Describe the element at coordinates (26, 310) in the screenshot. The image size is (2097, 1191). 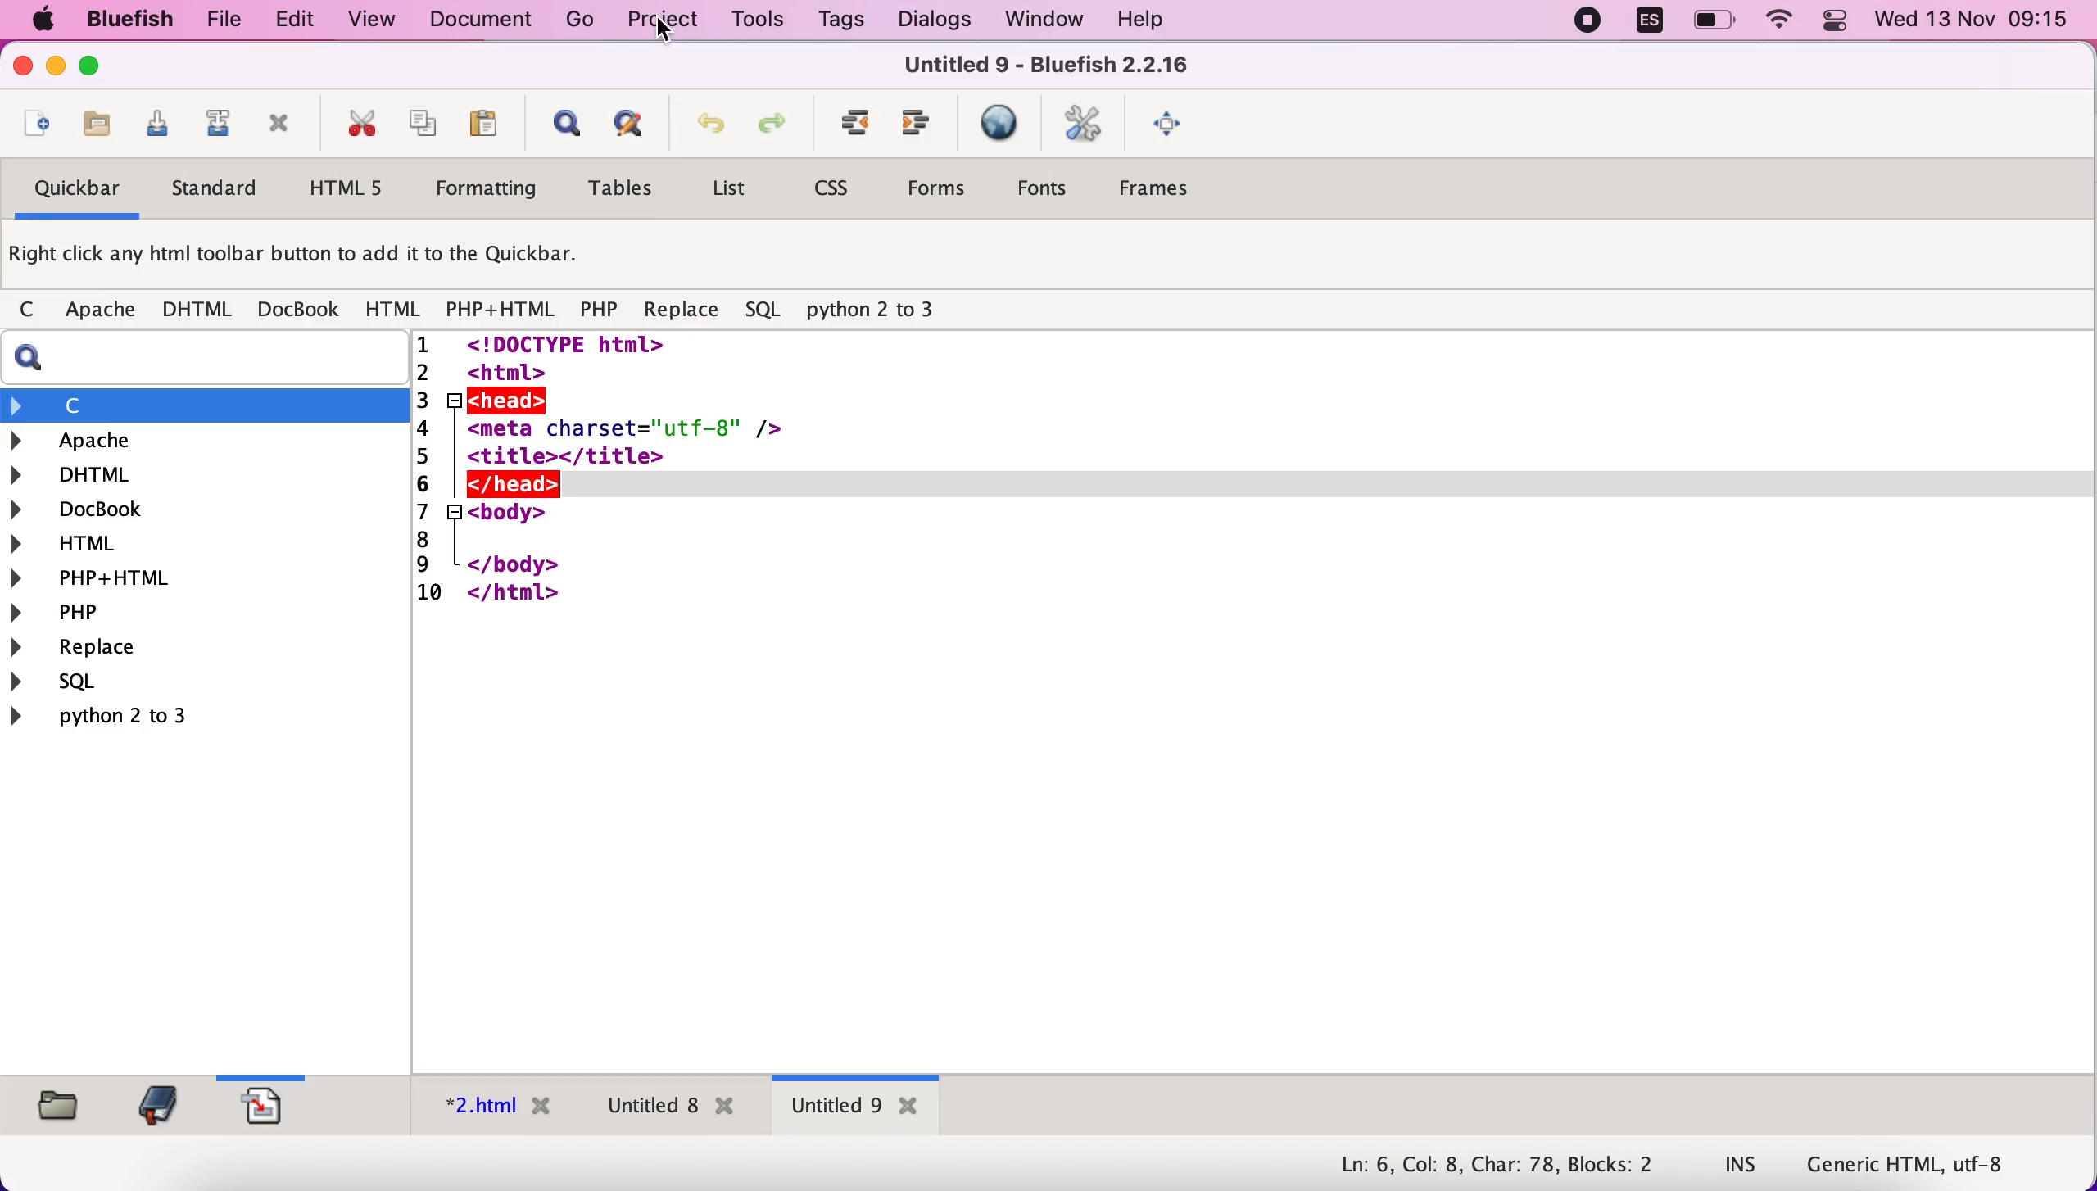
I see `c` at that location.